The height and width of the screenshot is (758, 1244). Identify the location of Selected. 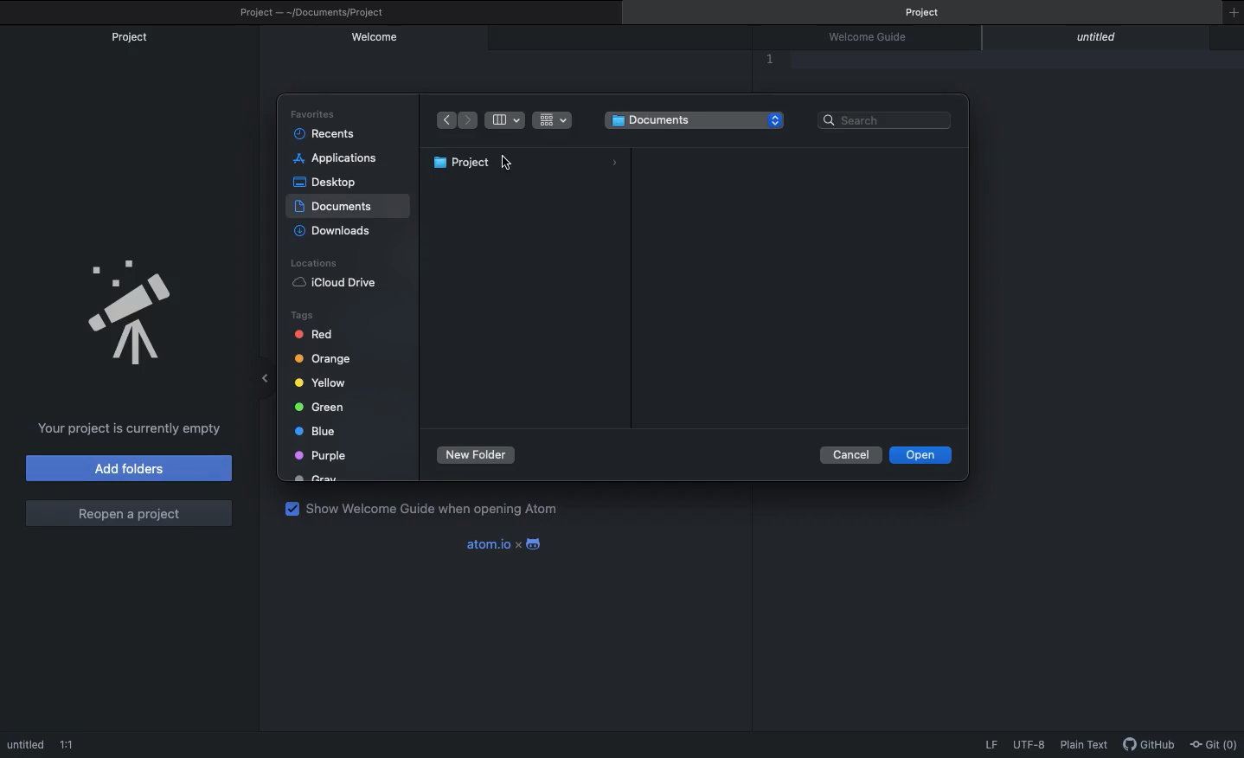
(345, 208).